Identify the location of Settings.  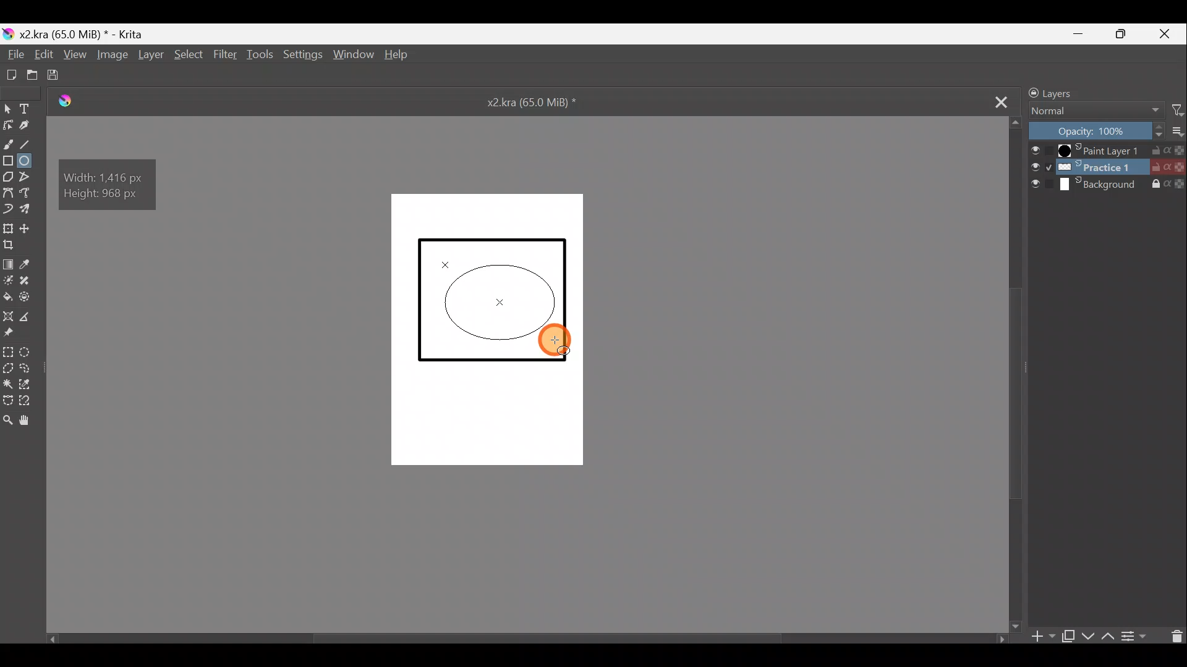
(303, 56).